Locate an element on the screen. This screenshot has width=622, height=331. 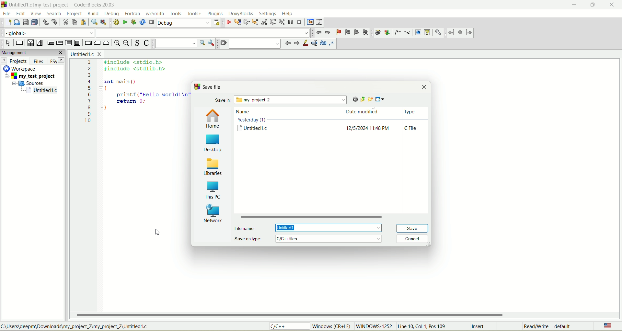
doxywizard is located at coordinates (377, 33).